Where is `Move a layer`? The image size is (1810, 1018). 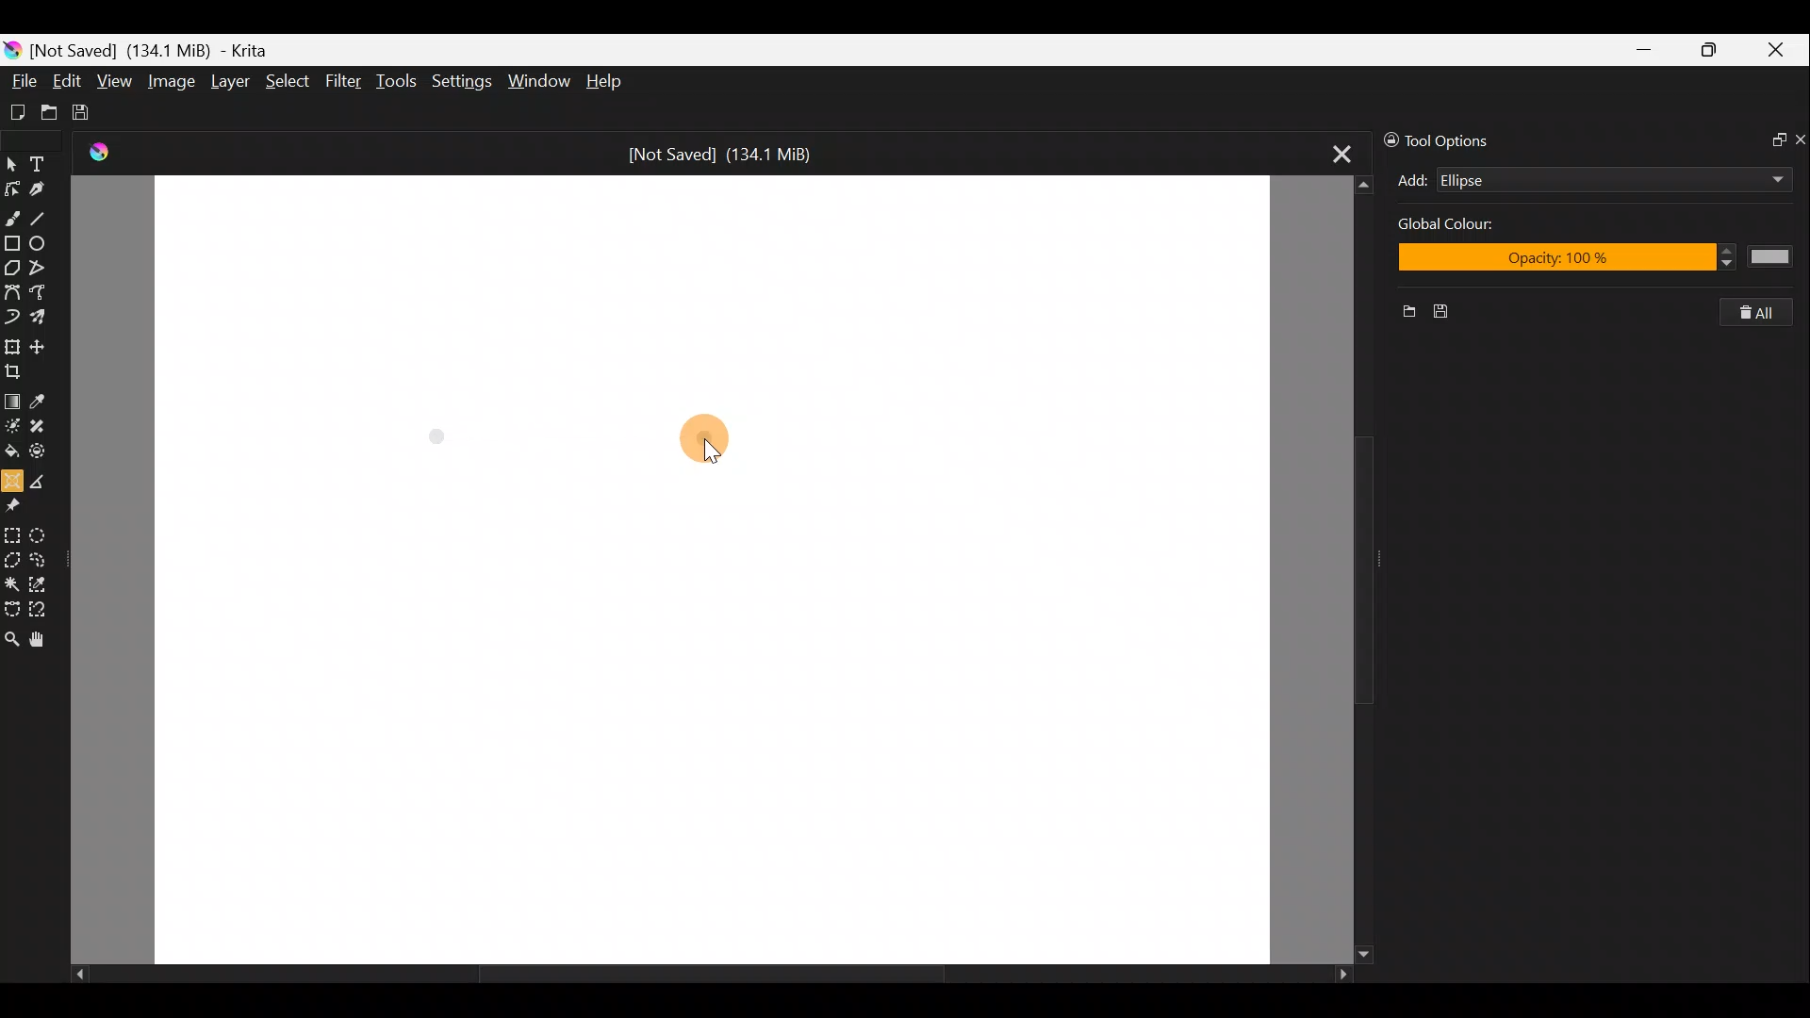 Move a layer is located at coordinates (41, 343).